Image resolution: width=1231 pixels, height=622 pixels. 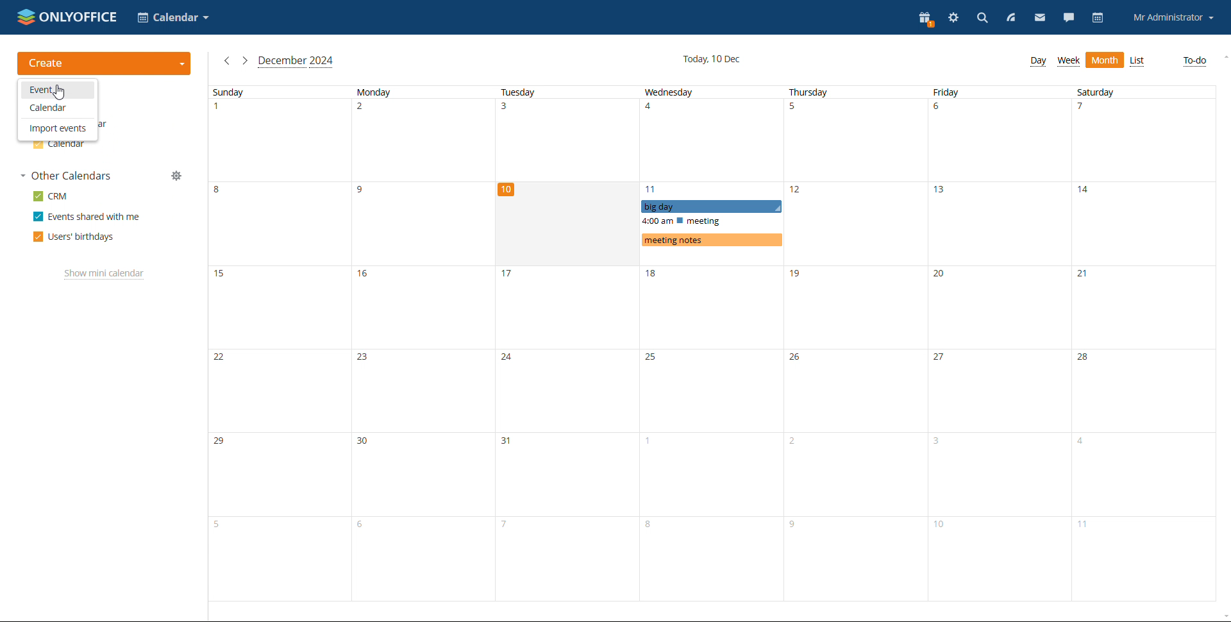 What do you see at coordinates (567, 343) in the screenshot?
I see `tuesday` at bounding box center [567, 343].